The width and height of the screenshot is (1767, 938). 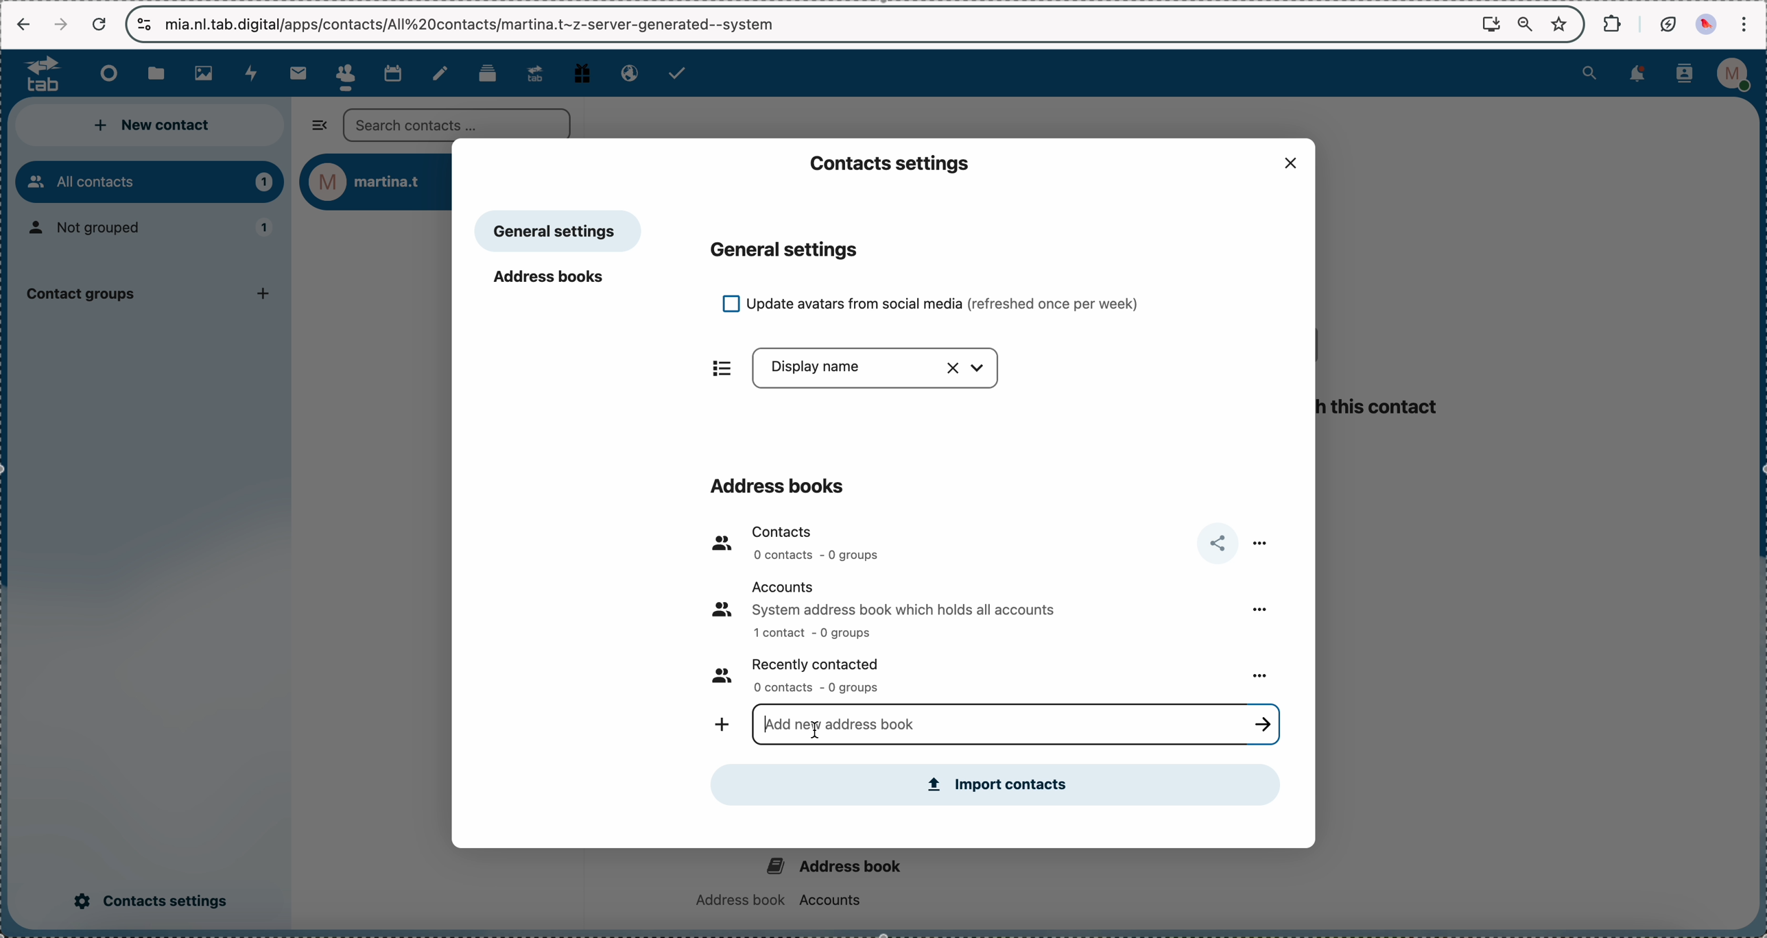 I want to click on dashboard, so click(x=103, y=73).